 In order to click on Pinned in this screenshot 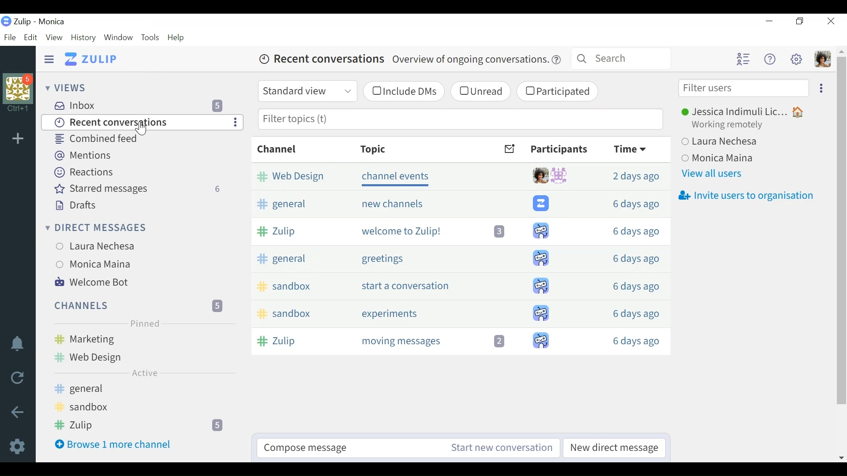, I will do `click(145, 323)`.